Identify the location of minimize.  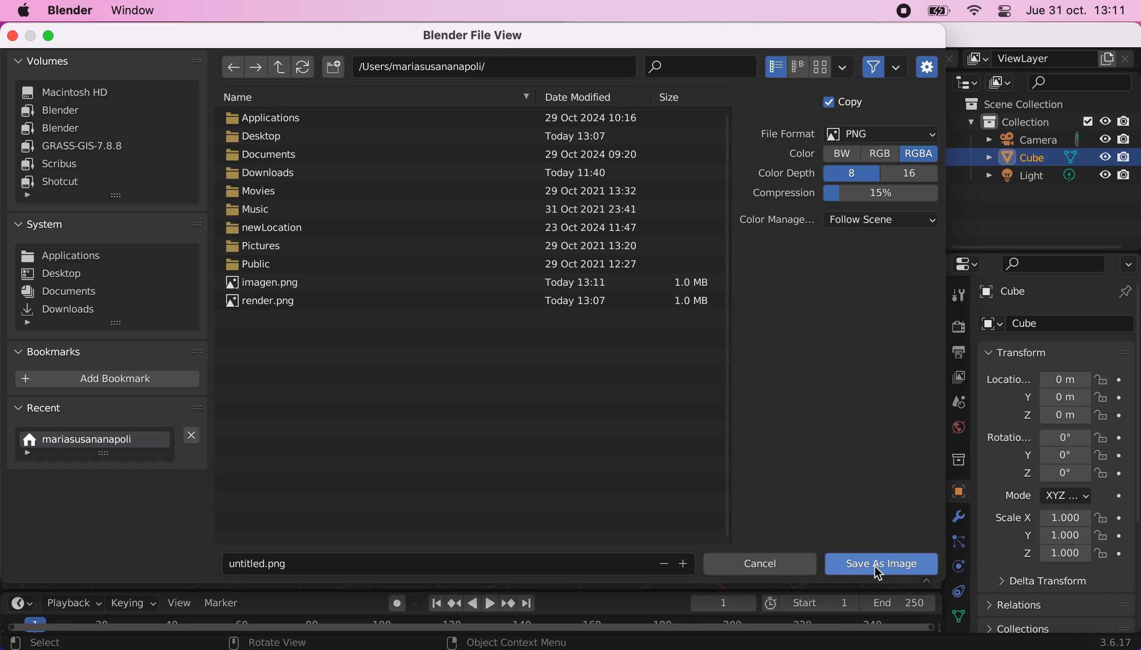
(30, 36).